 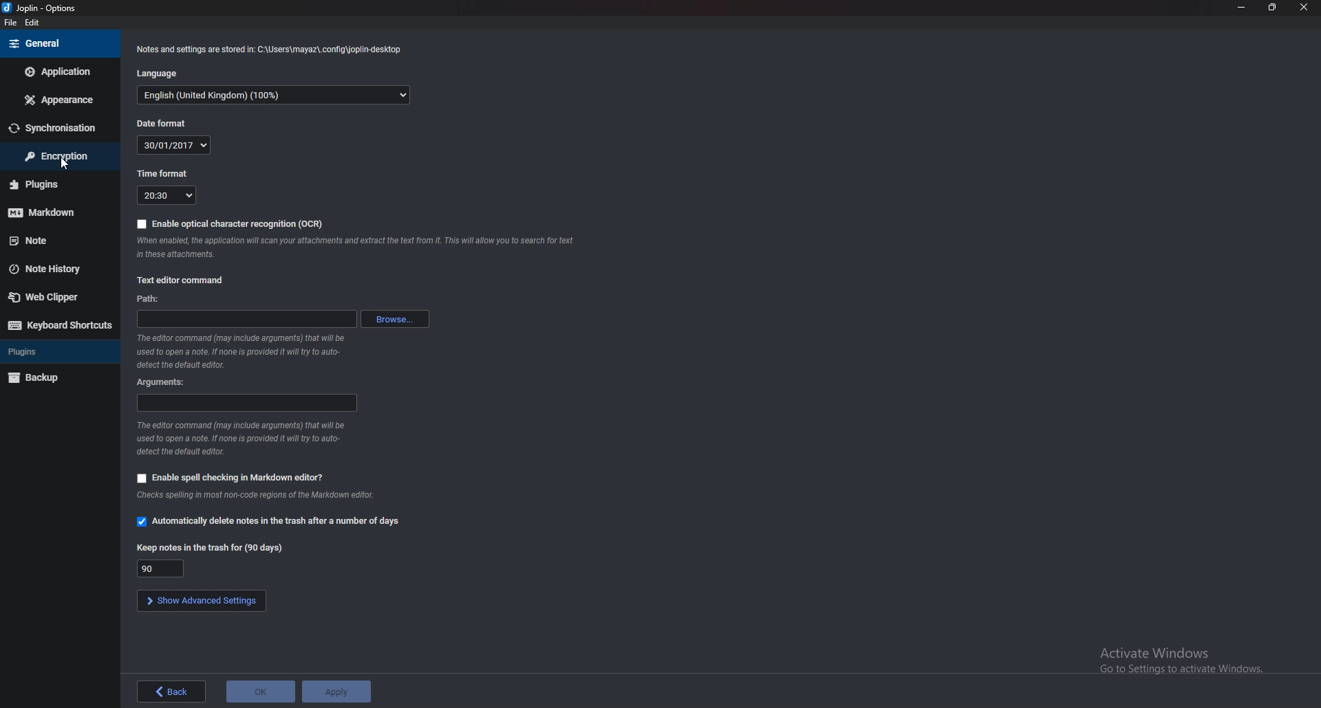 What do you see at coordinates (184, 279) in the screenshot?
I see `text editor command` at bounding box center [184, 279].